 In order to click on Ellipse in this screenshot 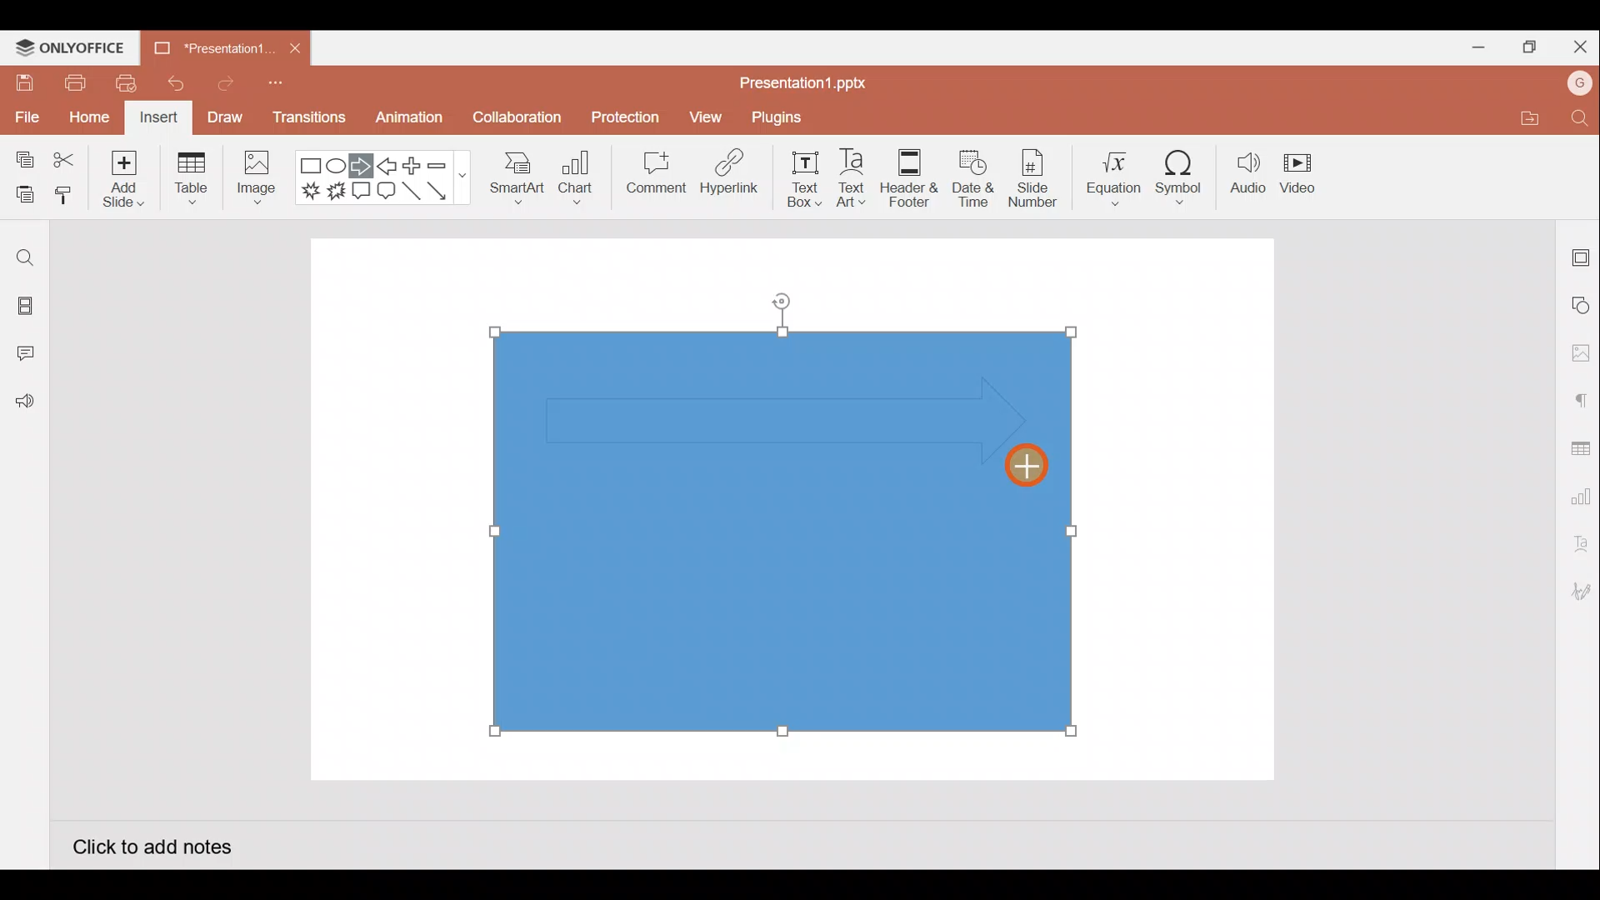, I will do `click(338, 166)`.